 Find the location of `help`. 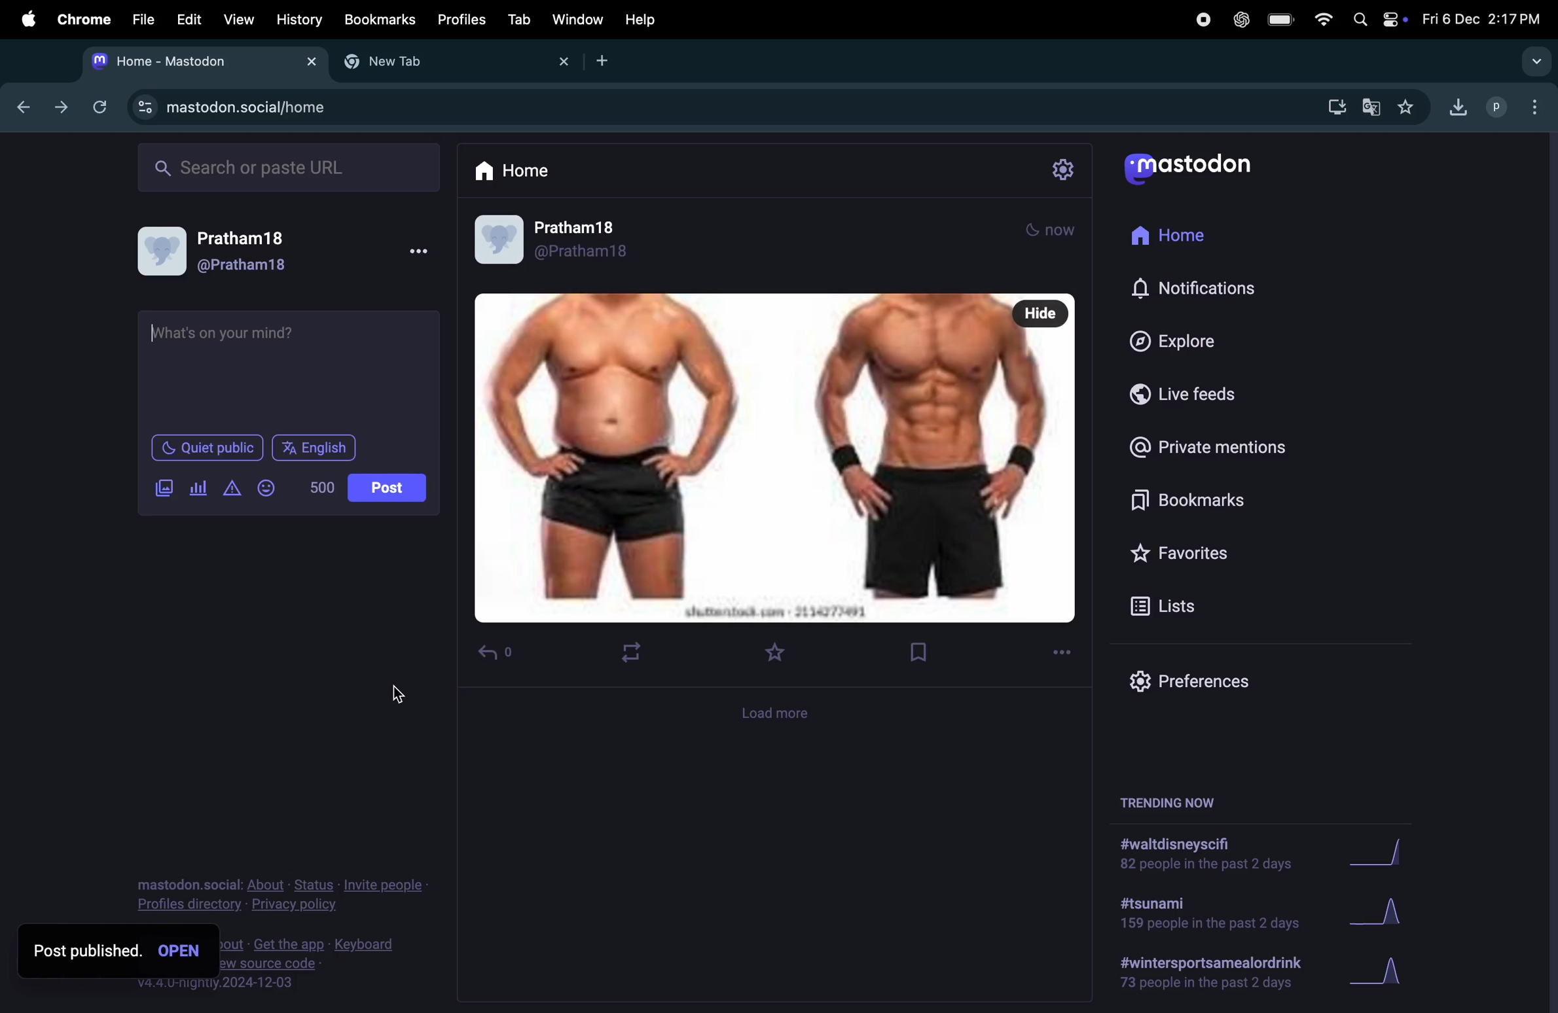

help is located at coordinates (641, 20).